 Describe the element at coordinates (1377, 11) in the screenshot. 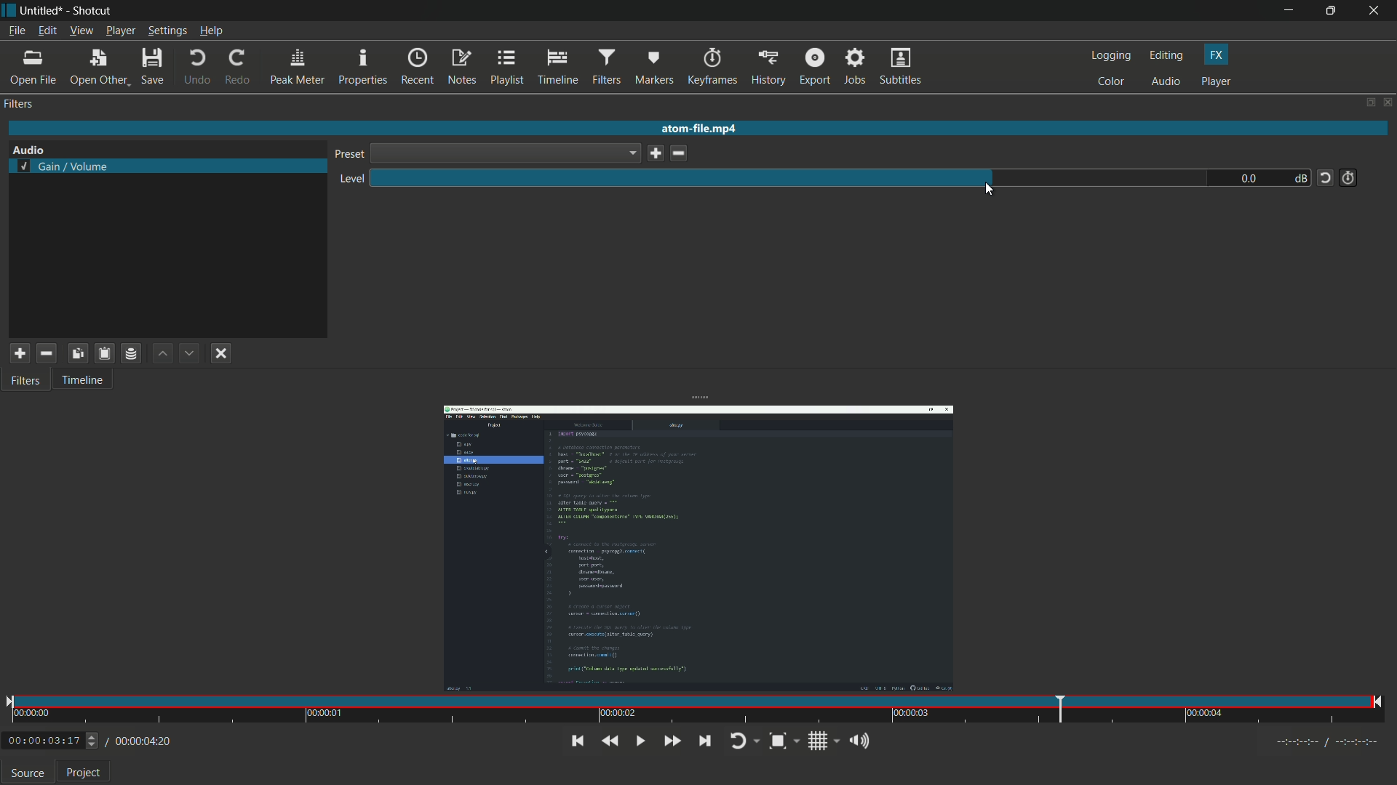

I see `close app` at that location.